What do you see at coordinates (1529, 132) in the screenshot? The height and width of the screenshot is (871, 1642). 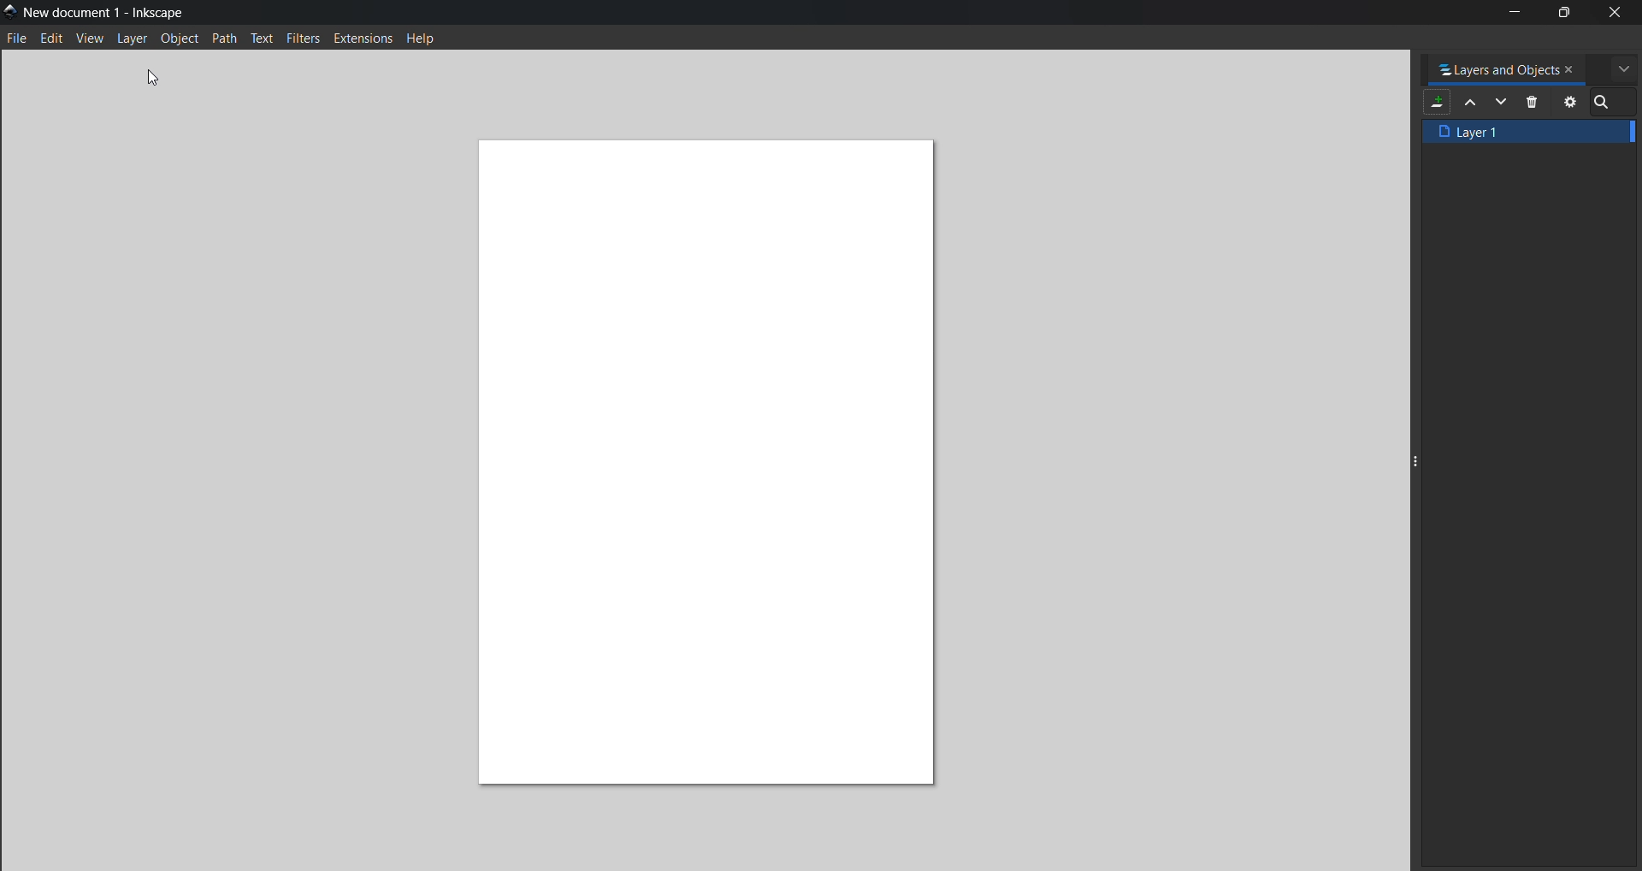 I see `current layer` at bounding box center [1529, 132].